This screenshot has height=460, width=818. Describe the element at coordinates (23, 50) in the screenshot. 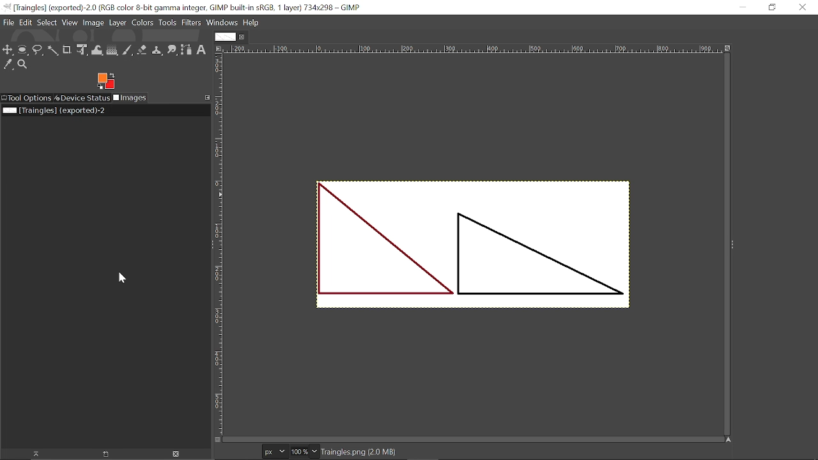

I see `Ellipse select tool` at that location.